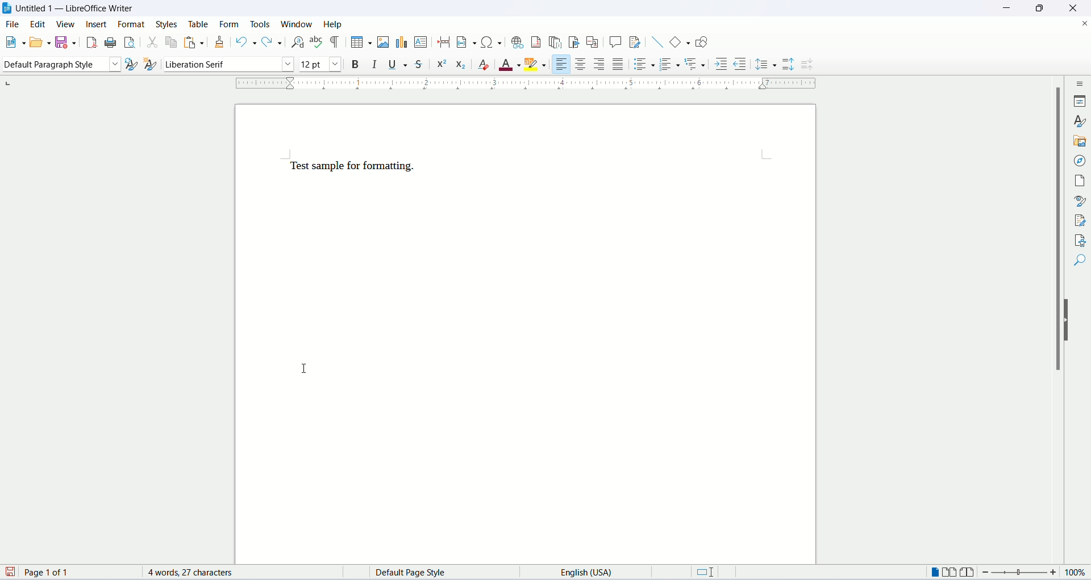 This screenshot has width=1091, height=580. What do you see at coordinates (1006, 7) in the screenshot?
I see `minimize` at bounding box center [1006, 7].